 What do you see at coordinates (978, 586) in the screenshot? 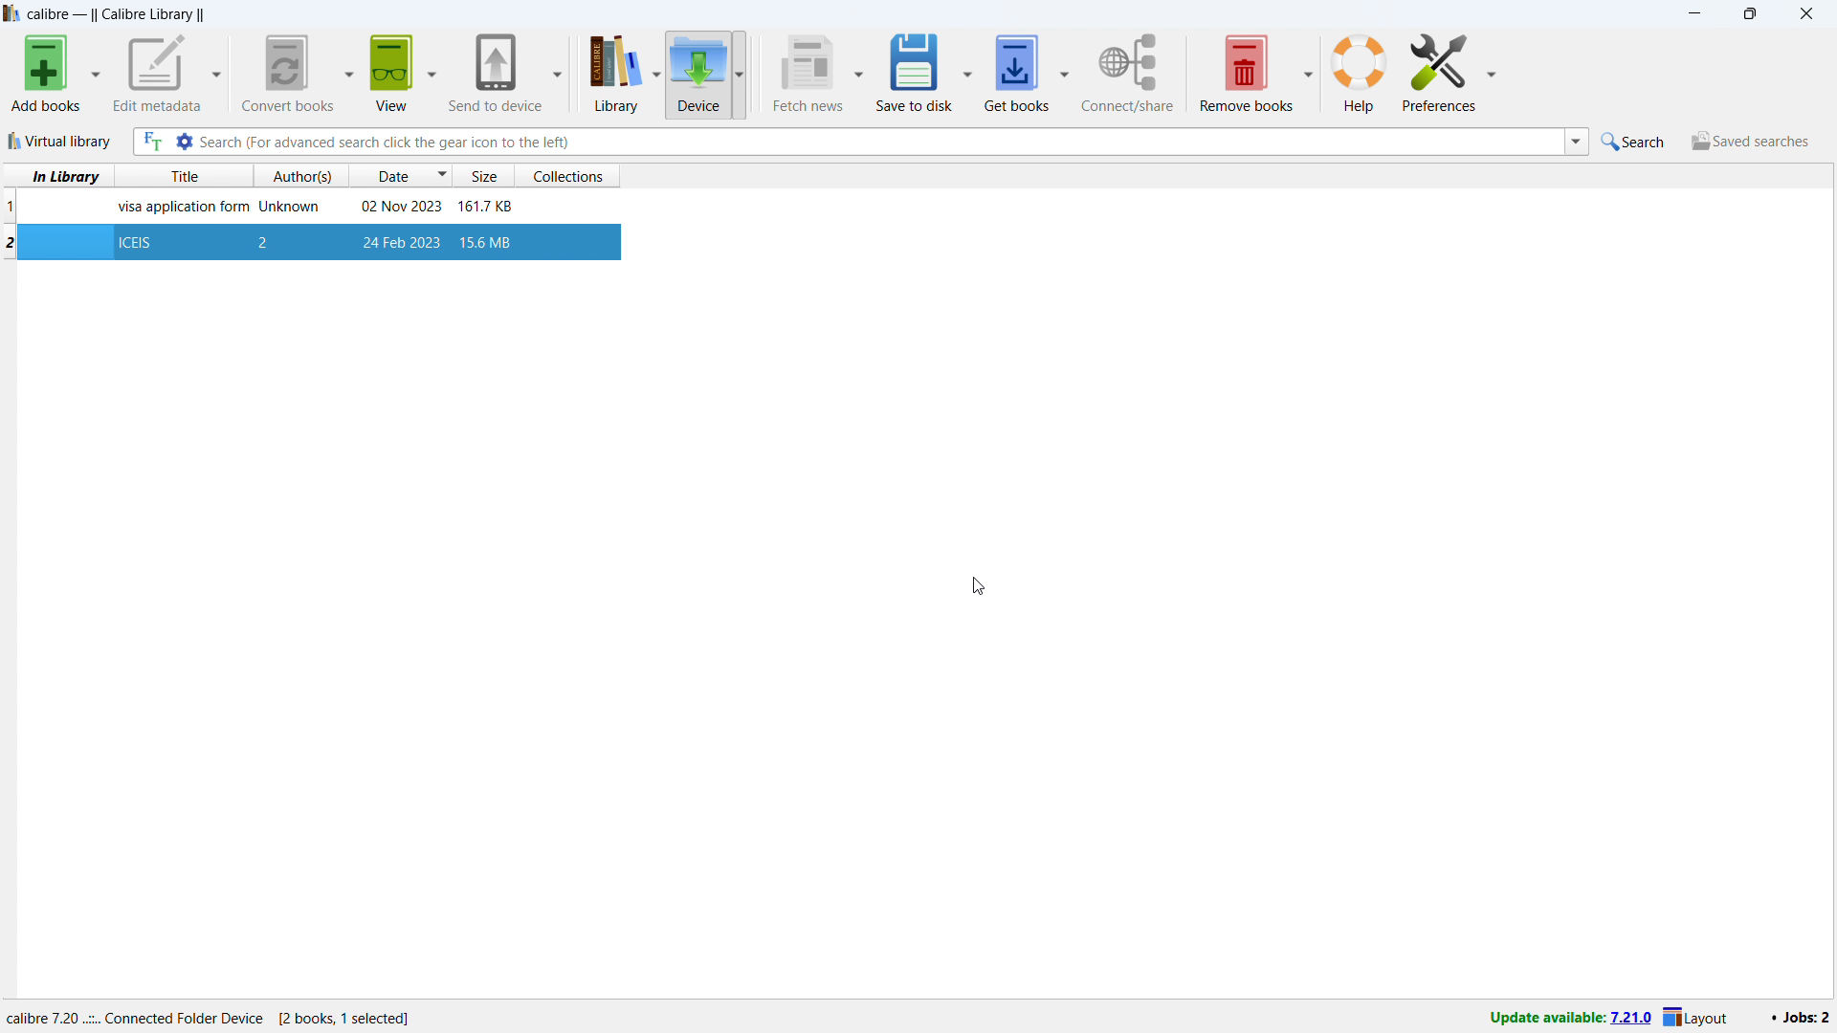
I see `cursor` at bounding box center [978, 586].